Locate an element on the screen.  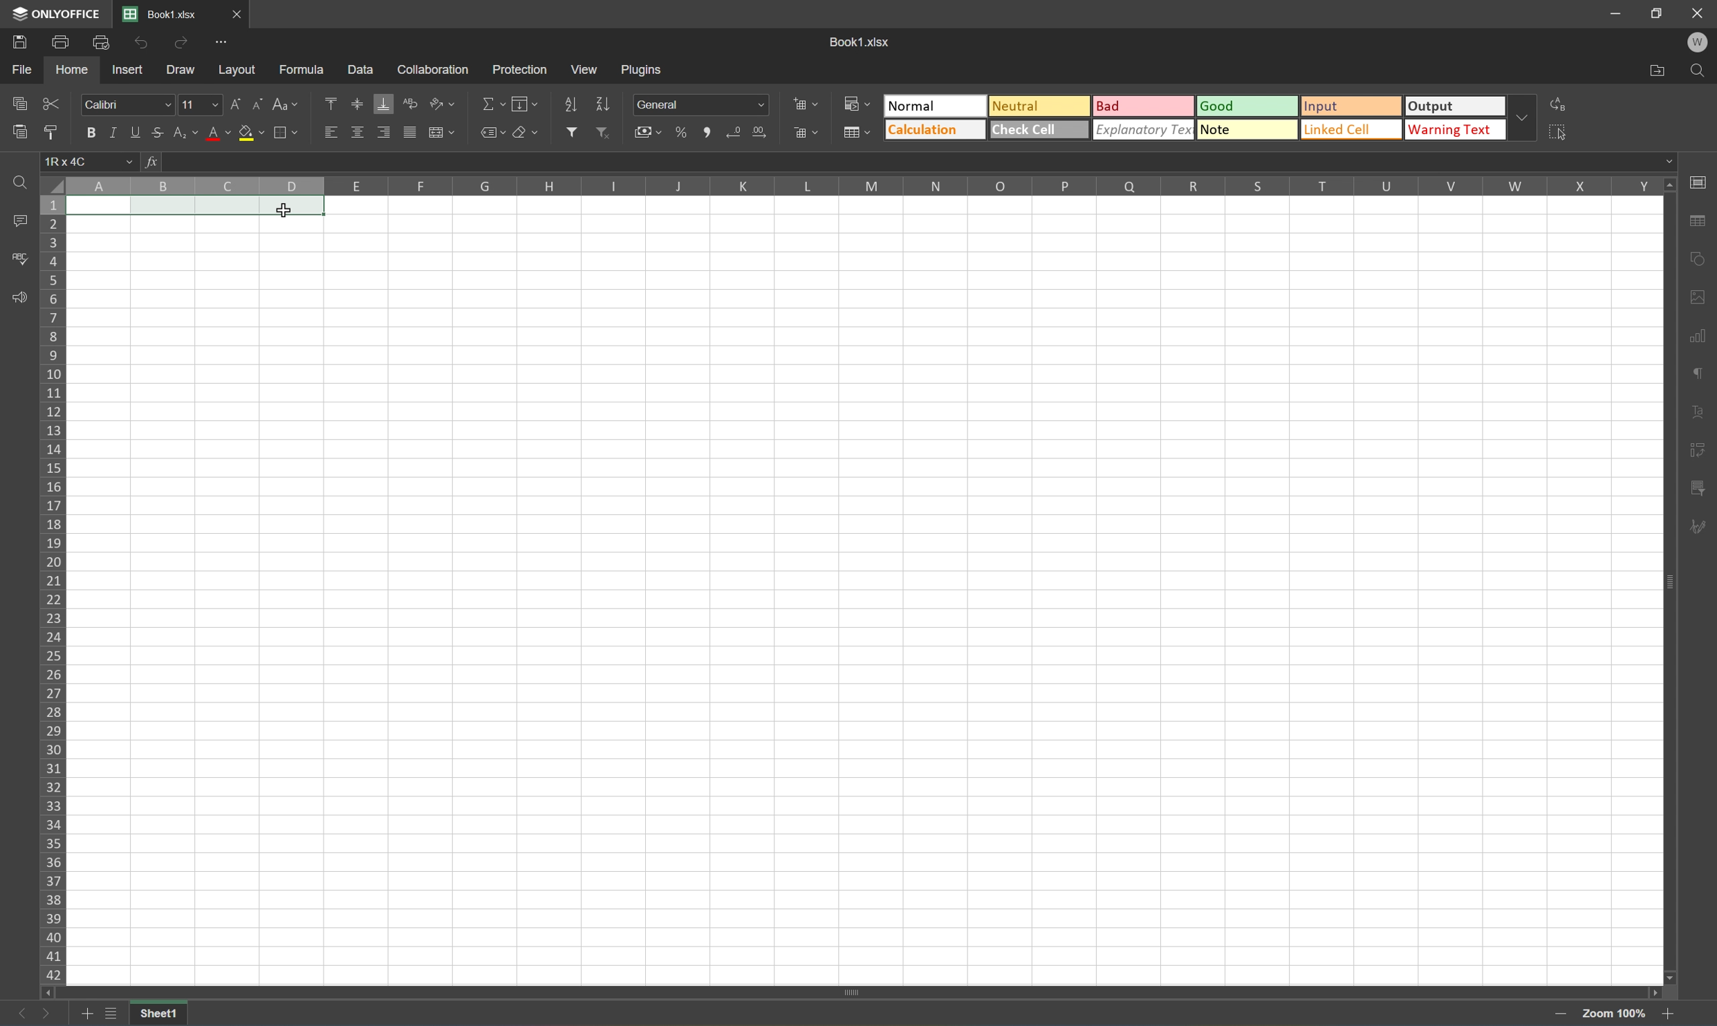
Scroll bar is located at coordinates (1666, 583).